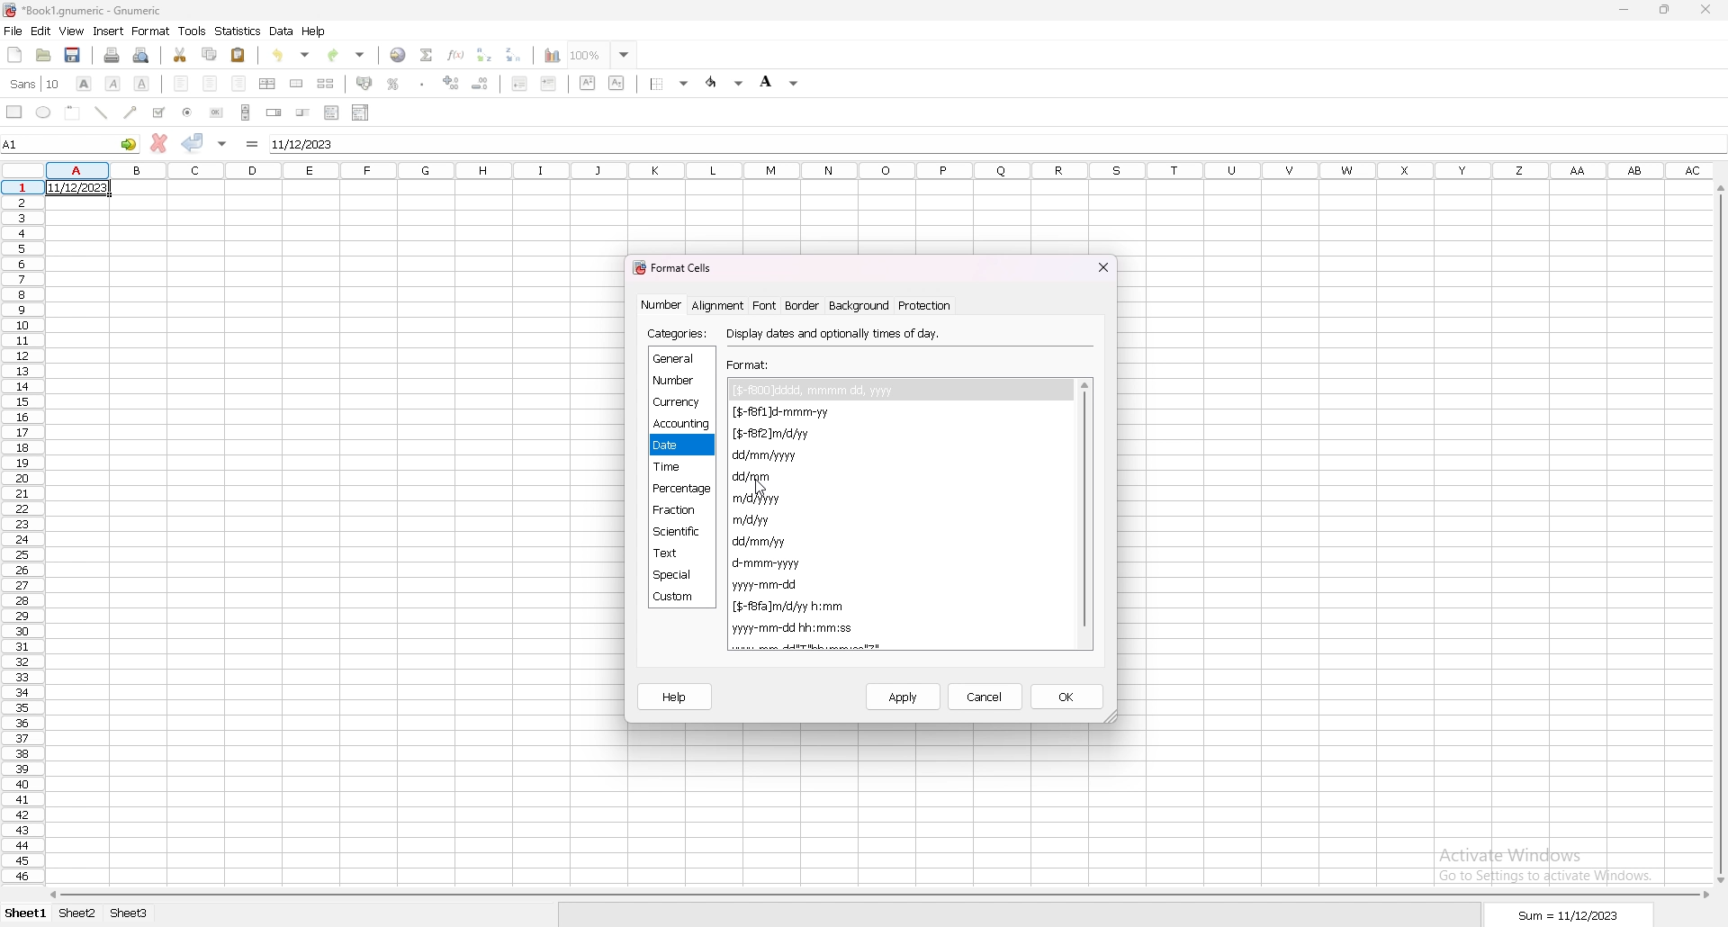  What do you see at coordinates (237, 56) in the screenshot?
I see `paste` at bounding box center [237, 56].